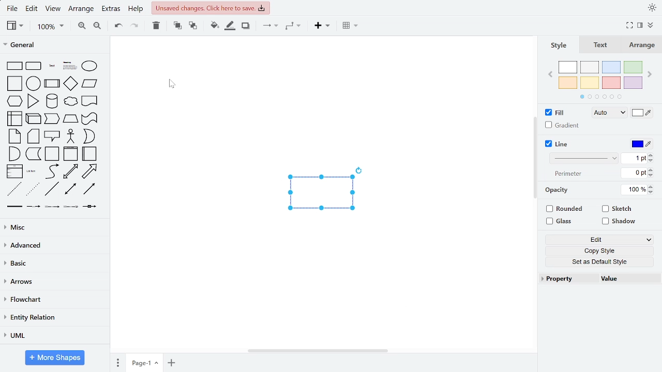 The width and height of the screenshot is (662, 372). I want to click on increase line width, so click(651, 154).